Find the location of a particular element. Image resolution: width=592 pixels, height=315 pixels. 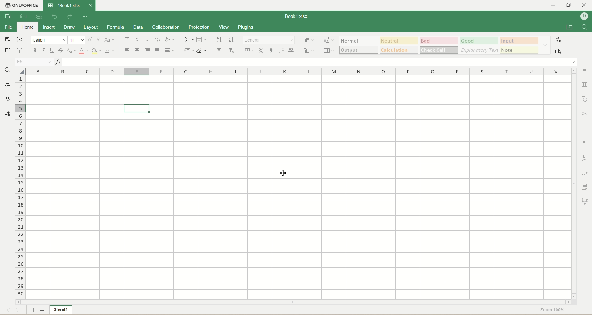

slicer settings is located at coordinates (585, 186).